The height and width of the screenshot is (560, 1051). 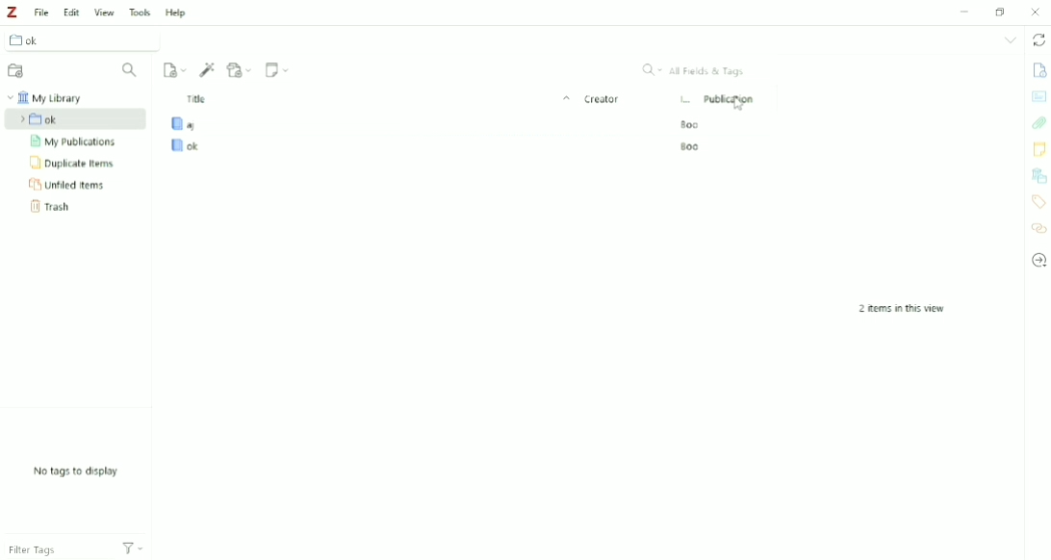 What do you see at coordinates (441, 146) in the screenshot?
I see `Book ok` at bounding box center [441, 146].